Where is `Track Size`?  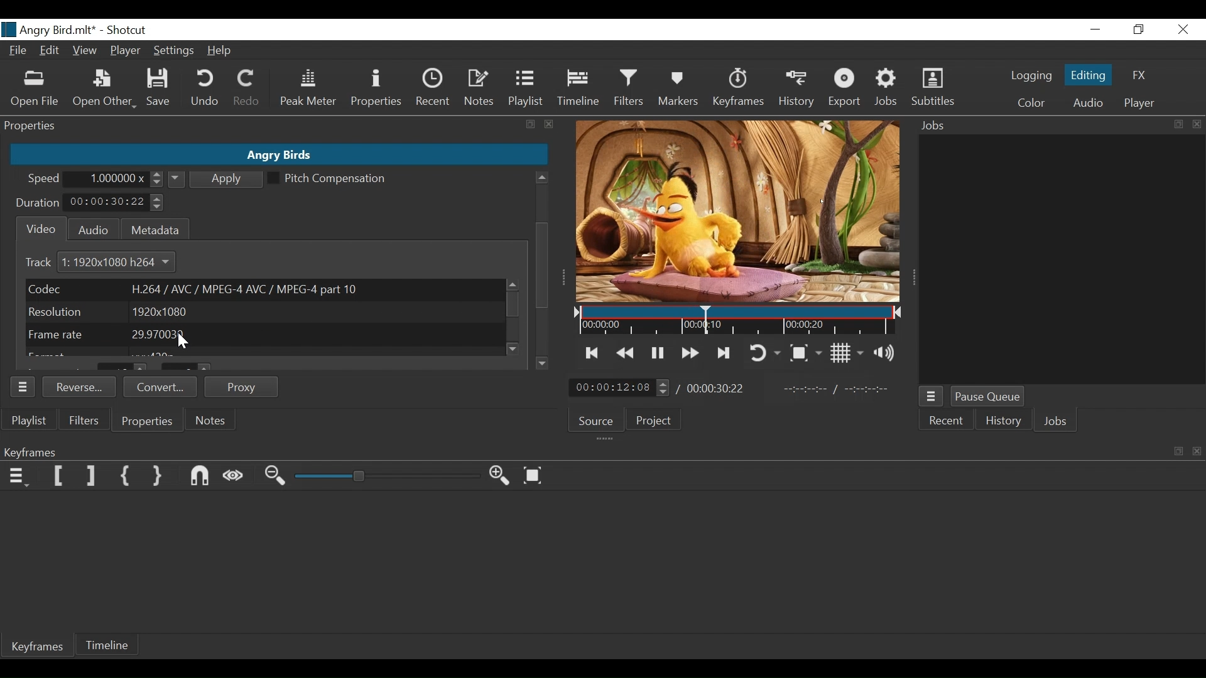 Track Size is located at coordinates (124, 262).